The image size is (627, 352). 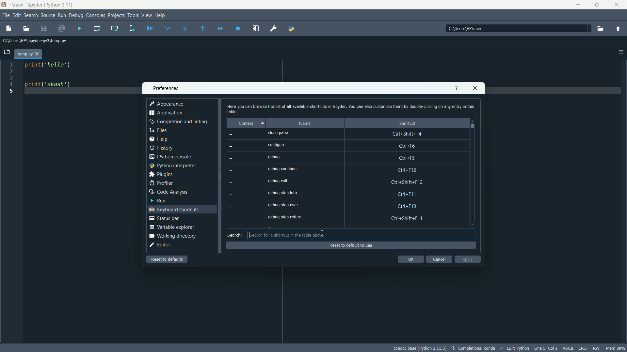 I want to click on help, so click(x=456, y=88).